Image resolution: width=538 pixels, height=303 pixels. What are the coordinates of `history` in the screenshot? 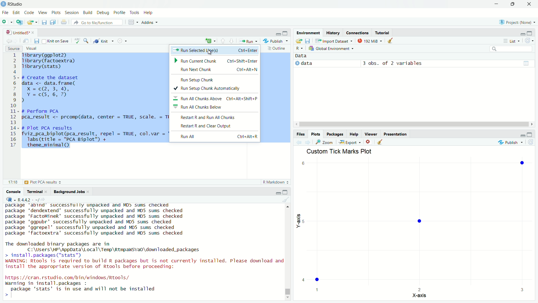 It's located at (333, 33).